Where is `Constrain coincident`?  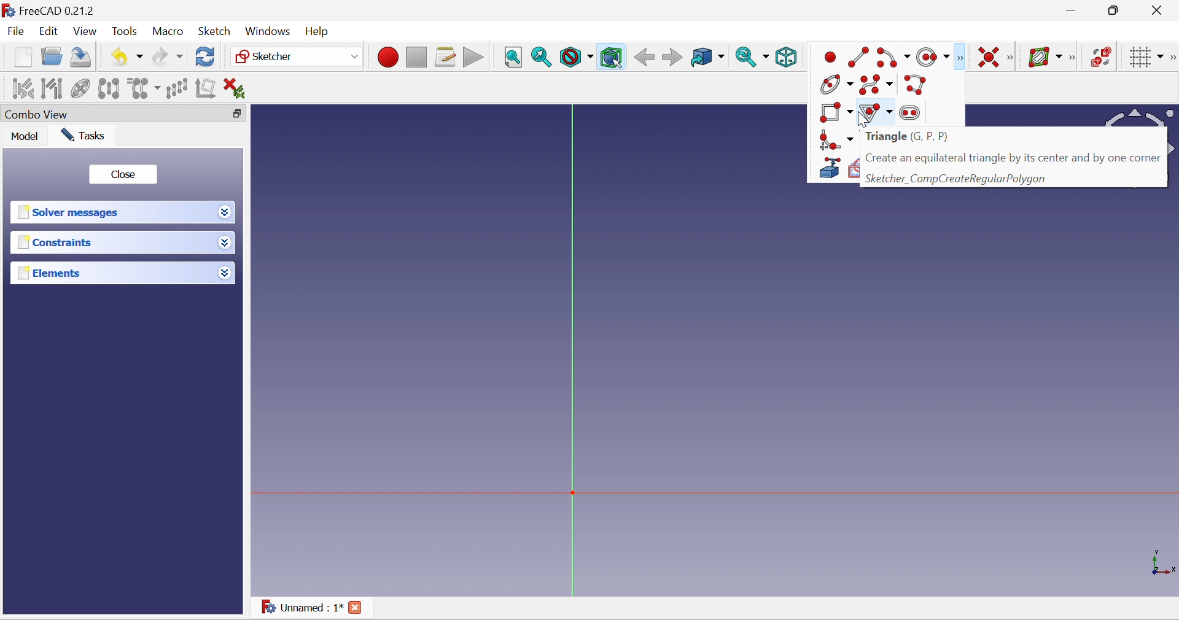
Constrain coincident is located at coordinates (989, 58).